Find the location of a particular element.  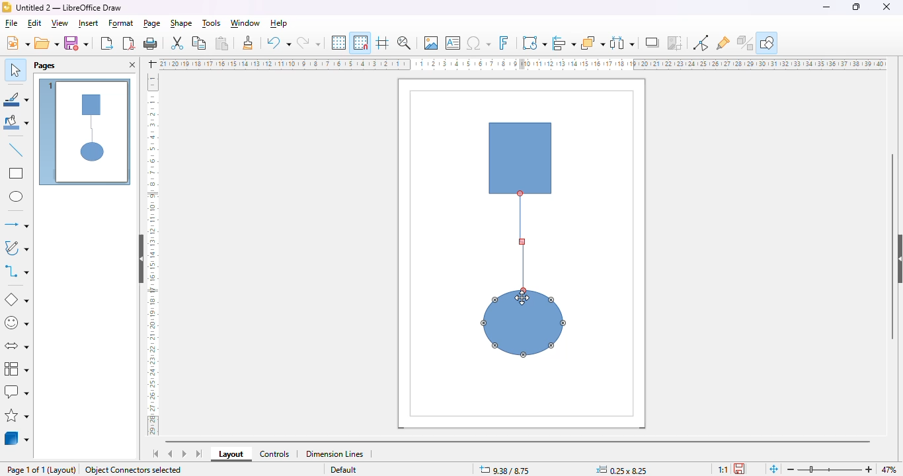

zoom & pan is located at coordinates (404, 42).